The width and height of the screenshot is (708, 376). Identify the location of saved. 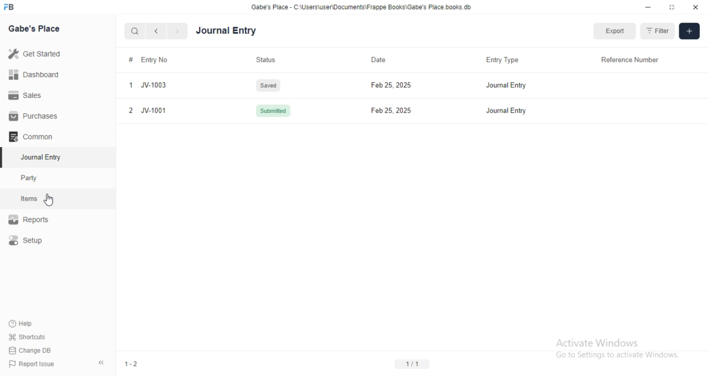
(271, 85).